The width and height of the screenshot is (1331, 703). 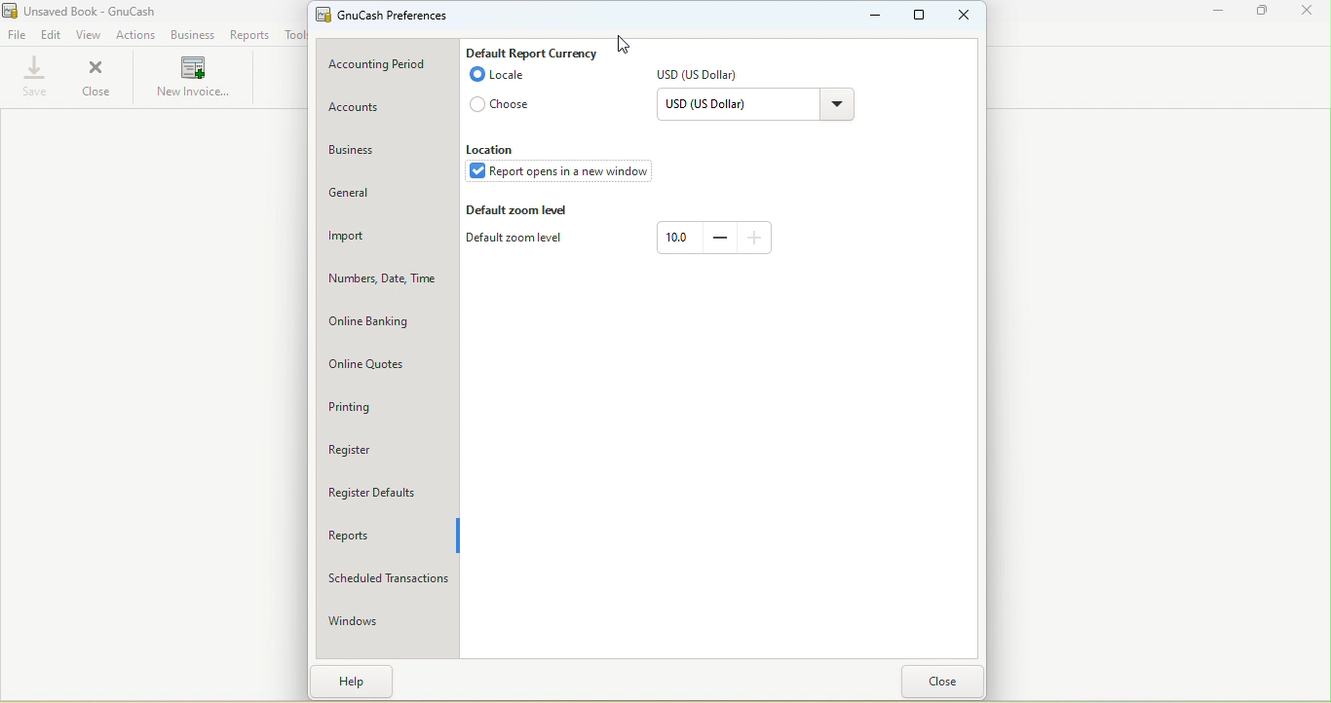 I want to click on Report opens in a new window, so click(x=565, y=173).